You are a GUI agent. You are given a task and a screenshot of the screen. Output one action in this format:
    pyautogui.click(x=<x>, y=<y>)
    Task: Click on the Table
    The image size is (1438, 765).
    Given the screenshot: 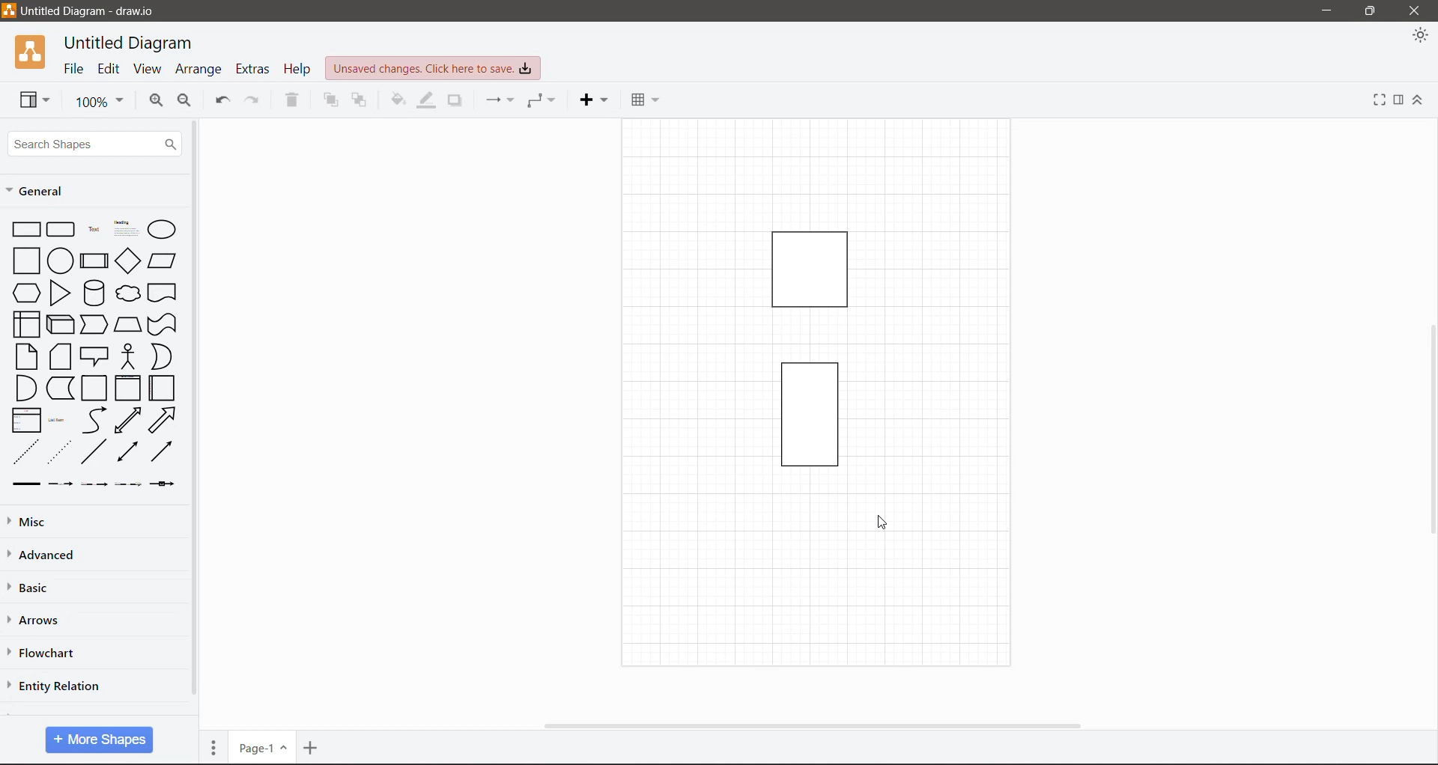 What is the action you would take?
    pyautogui.click(x=645, y=99)
    